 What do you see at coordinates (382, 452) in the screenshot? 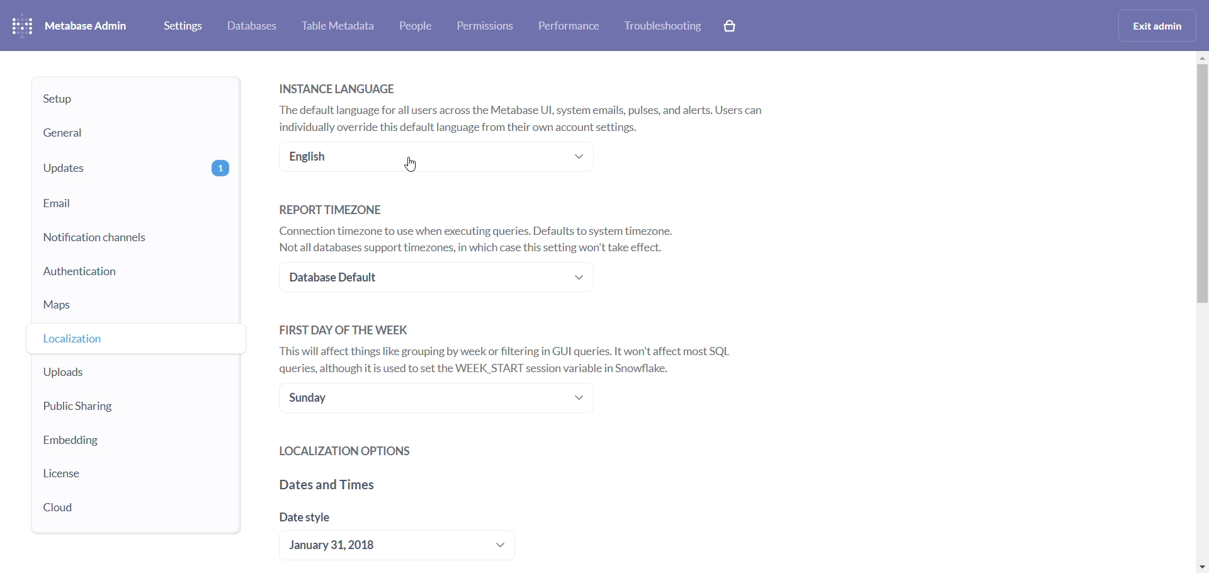
I see `localization options` at bounding box center [382, 452].